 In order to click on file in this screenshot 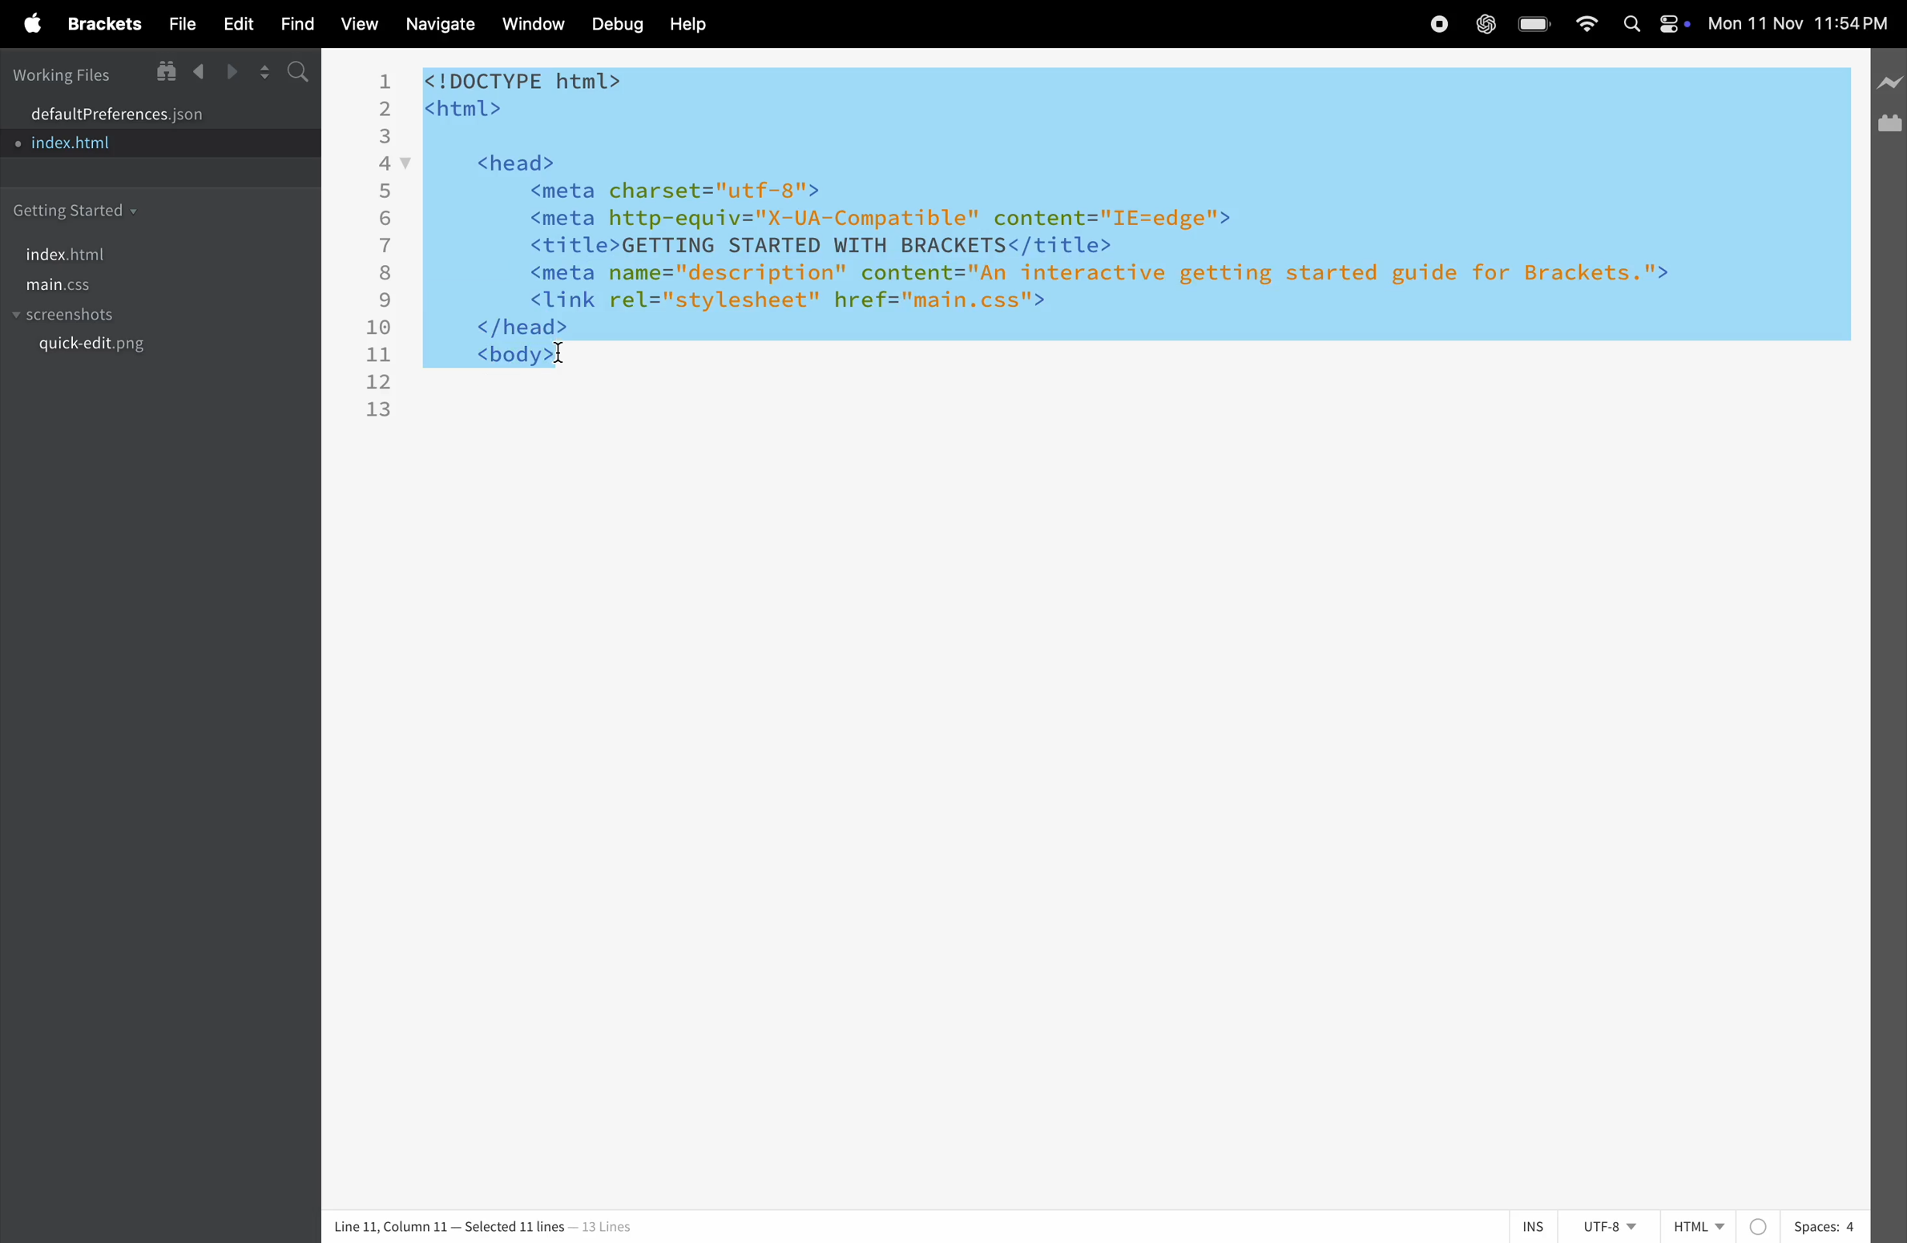, I will do `click(177, 23)`.